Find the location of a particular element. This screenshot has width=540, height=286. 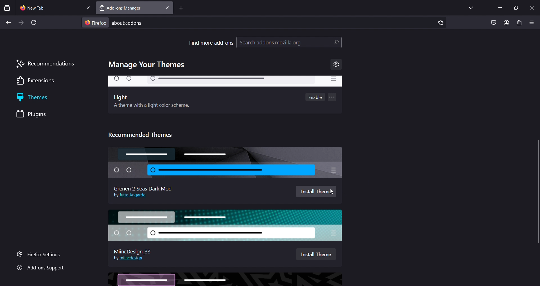

minx design 33 is located at coordinates (135, 250).